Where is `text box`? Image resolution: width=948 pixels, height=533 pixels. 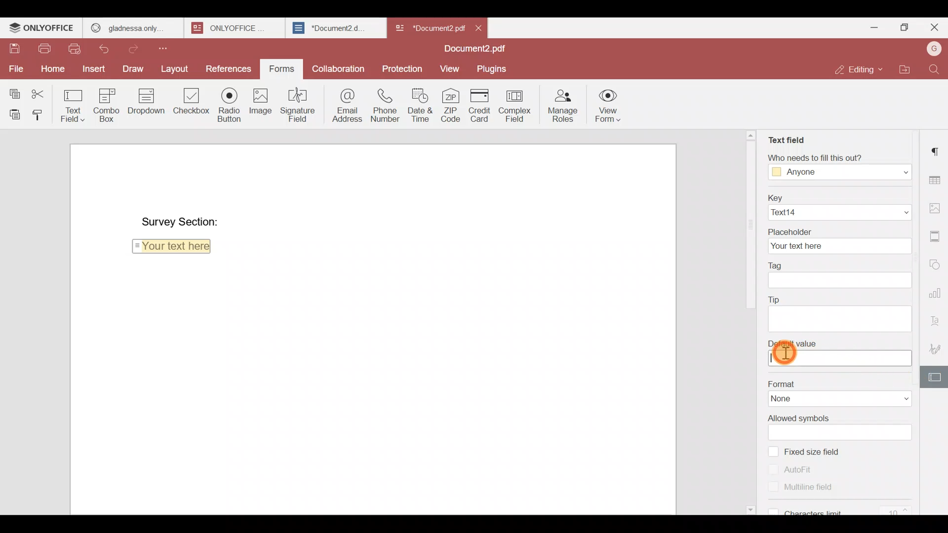 text box is located at coordinates (839, 432).